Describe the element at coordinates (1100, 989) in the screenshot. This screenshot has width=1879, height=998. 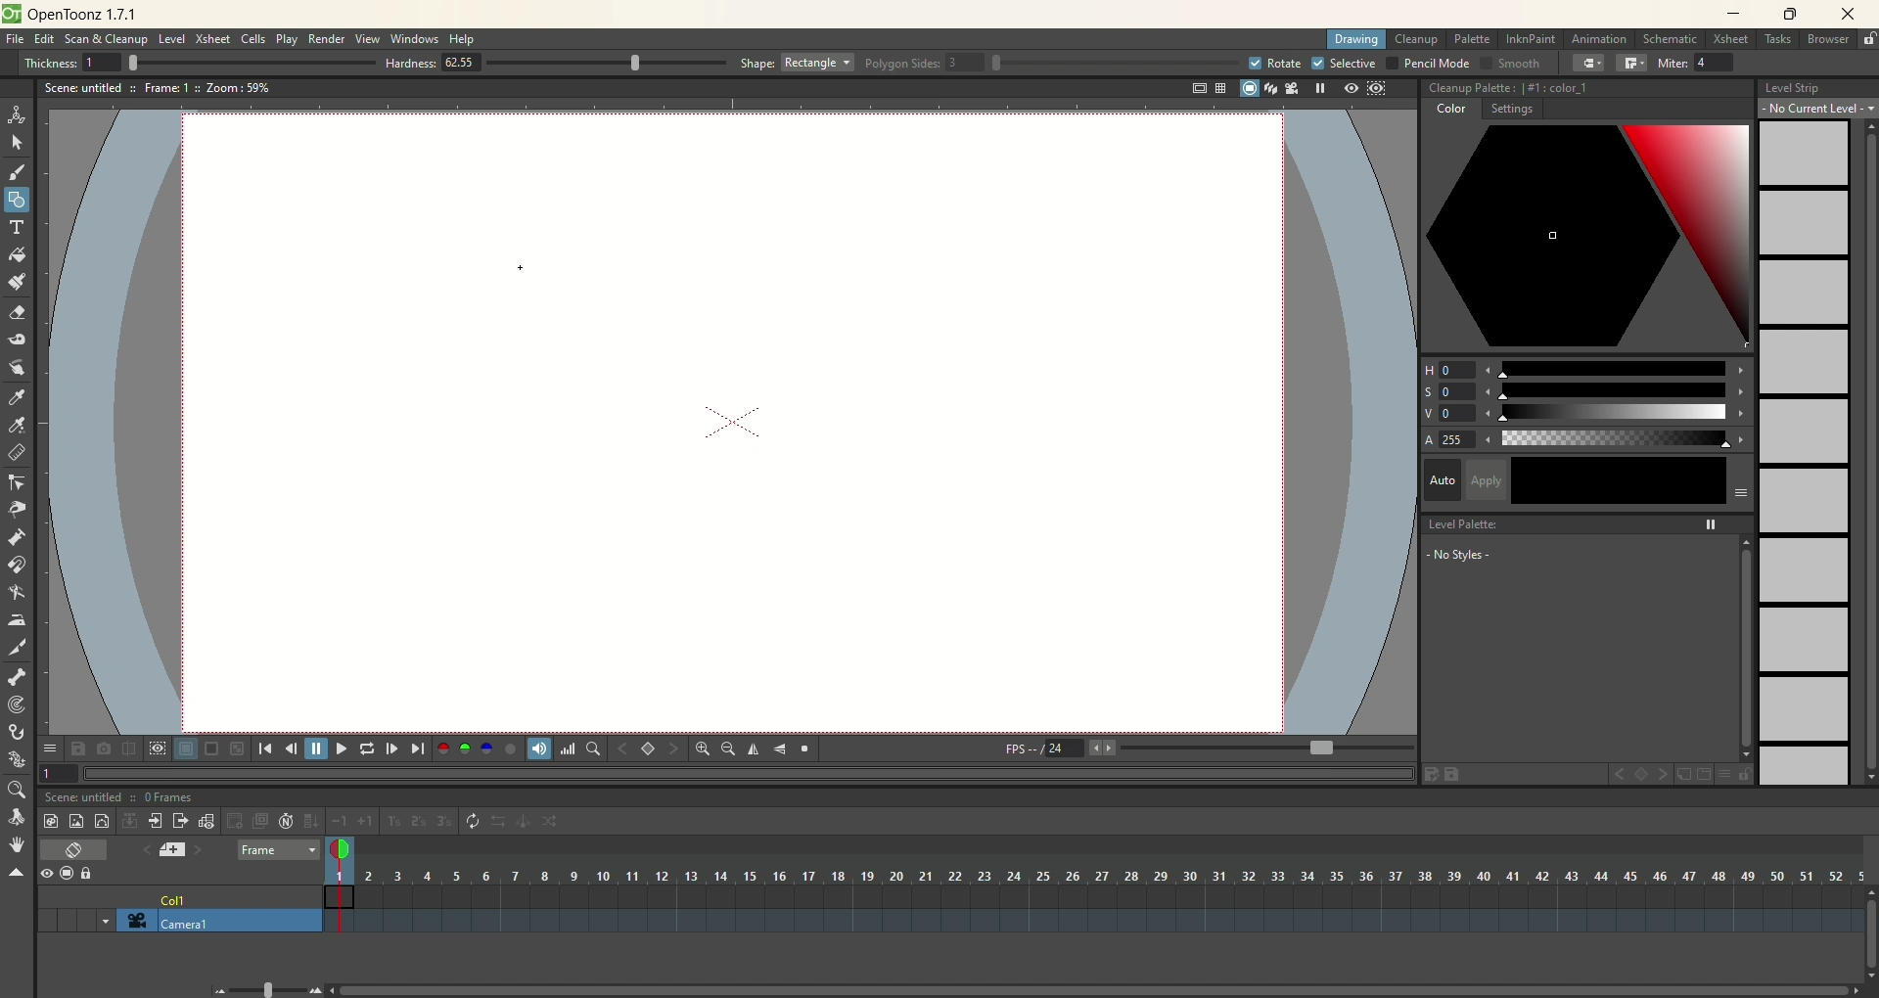
I see `horizontal scrollbar` at that location.